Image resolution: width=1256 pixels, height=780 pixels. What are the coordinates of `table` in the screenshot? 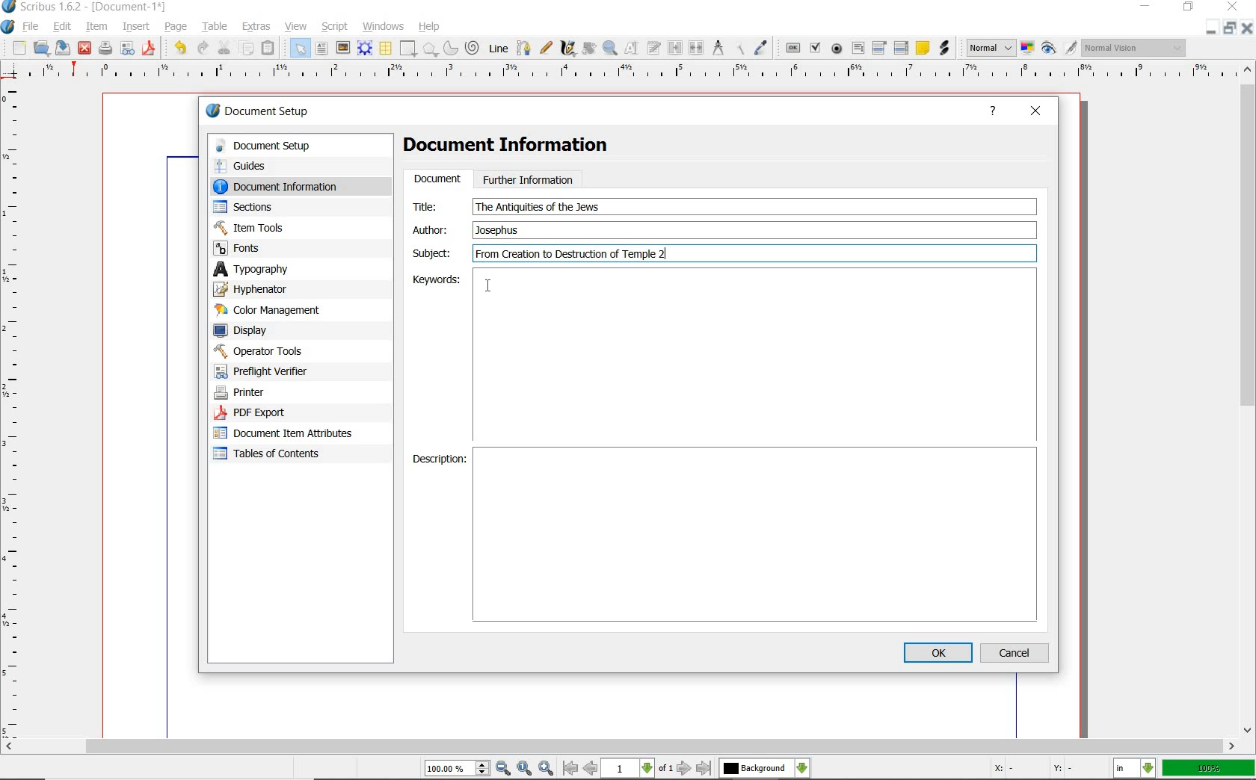 It's located at (385, 48).